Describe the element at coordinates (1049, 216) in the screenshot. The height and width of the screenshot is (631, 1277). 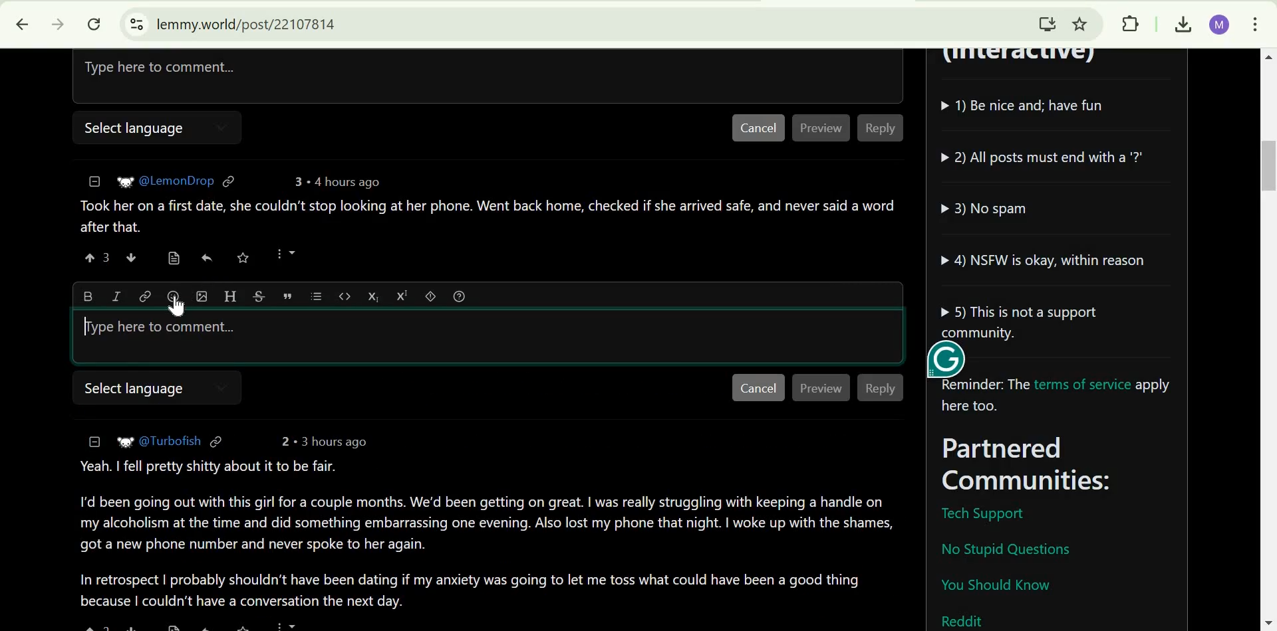
I see `community guidelines` at that location.